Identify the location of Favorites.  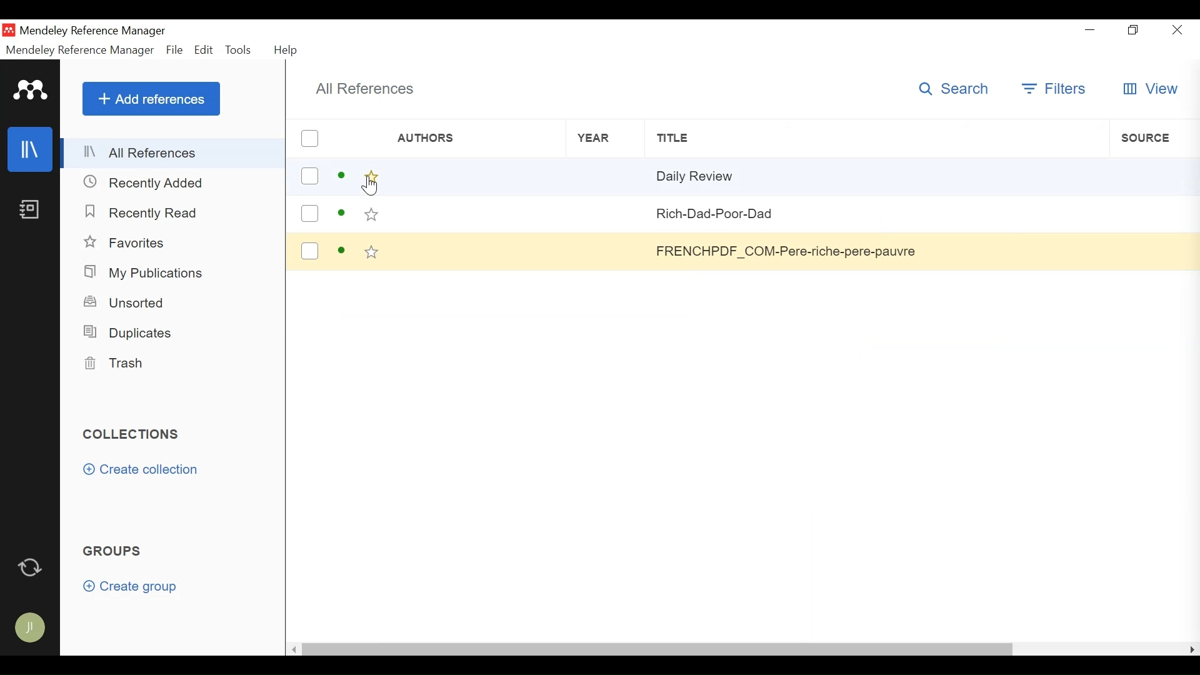
(127, 243).